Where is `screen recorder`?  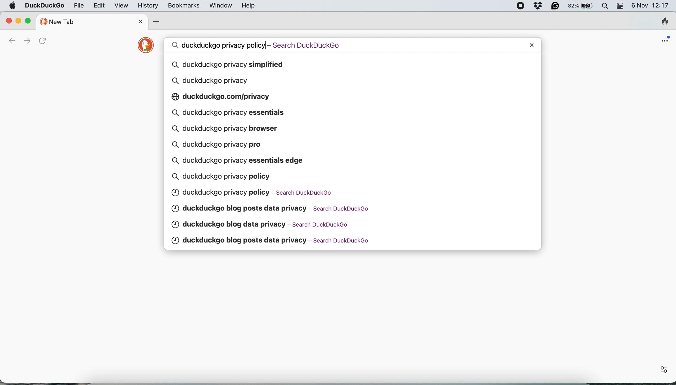
screen recorder is located at coordinates (523, 7).